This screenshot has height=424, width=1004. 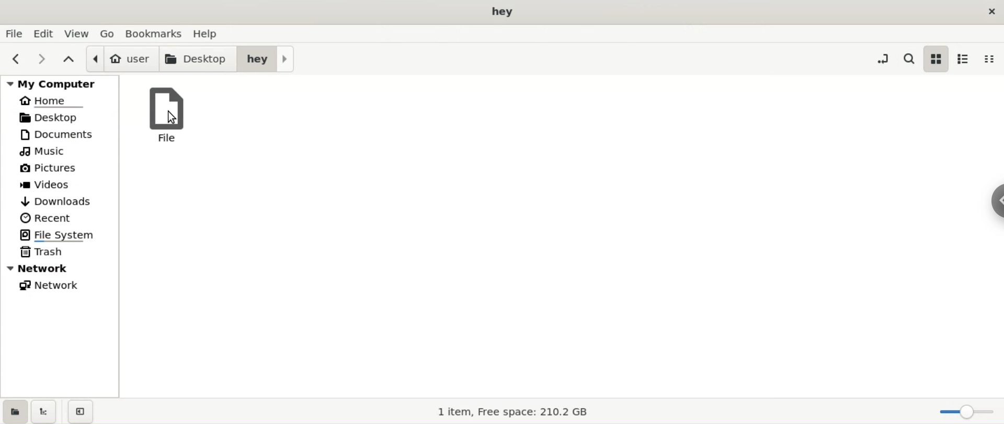 What do you see at coordinates (60, 252) in the screenshot?
I see `trash` at bounding box center [60, 252].